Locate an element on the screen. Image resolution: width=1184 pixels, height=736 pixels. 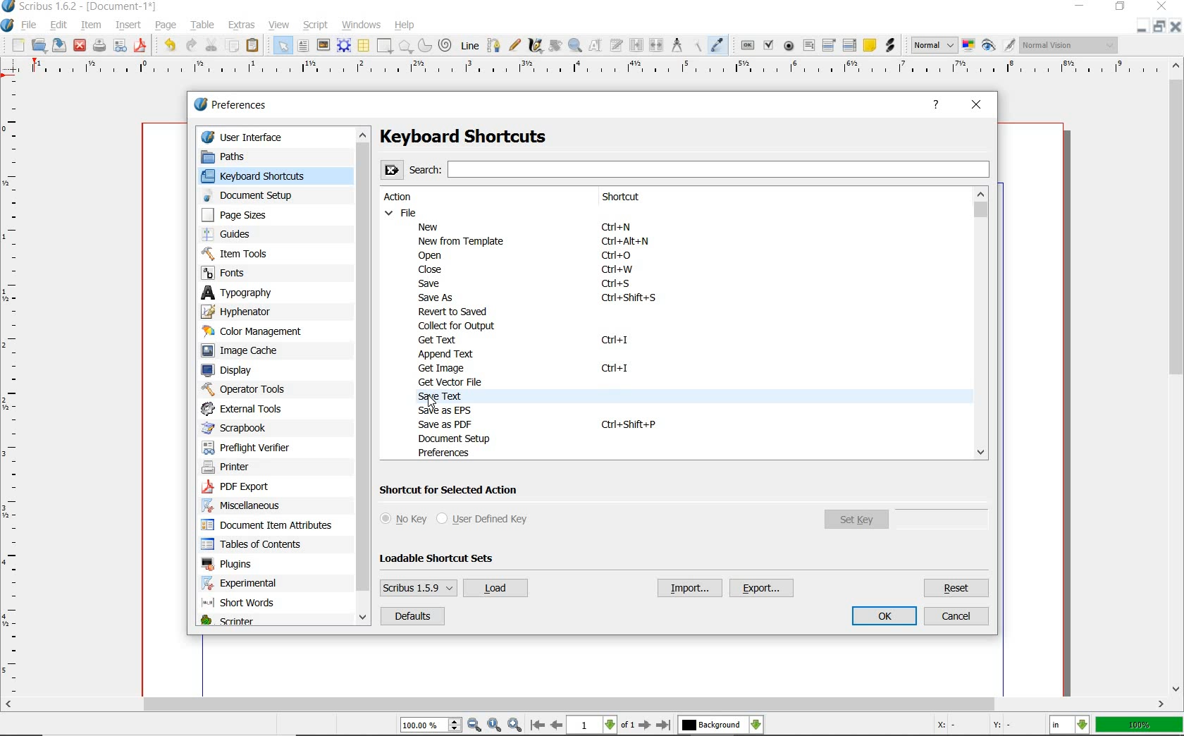
table is located at coordinates (204, 24).